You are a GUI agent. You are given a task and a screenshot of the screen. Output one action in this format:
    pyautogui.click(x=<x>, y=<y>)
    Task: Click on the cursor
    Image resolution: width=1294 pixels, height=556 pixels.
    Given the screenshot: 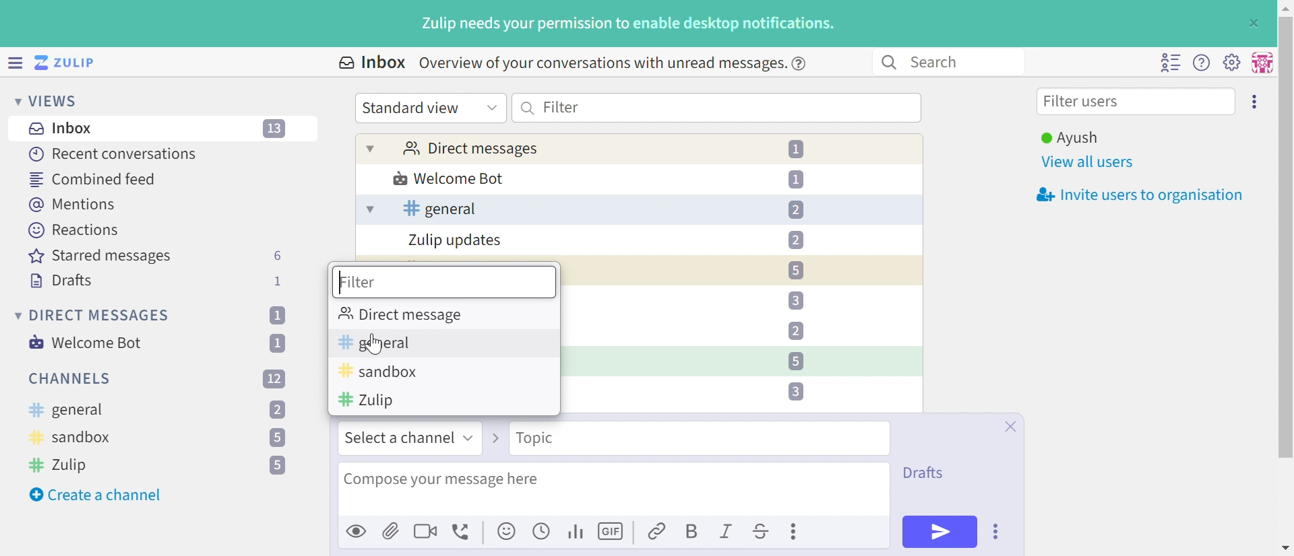 What is the action you would take?
    pyautogui.click(x=375, y=345)
    